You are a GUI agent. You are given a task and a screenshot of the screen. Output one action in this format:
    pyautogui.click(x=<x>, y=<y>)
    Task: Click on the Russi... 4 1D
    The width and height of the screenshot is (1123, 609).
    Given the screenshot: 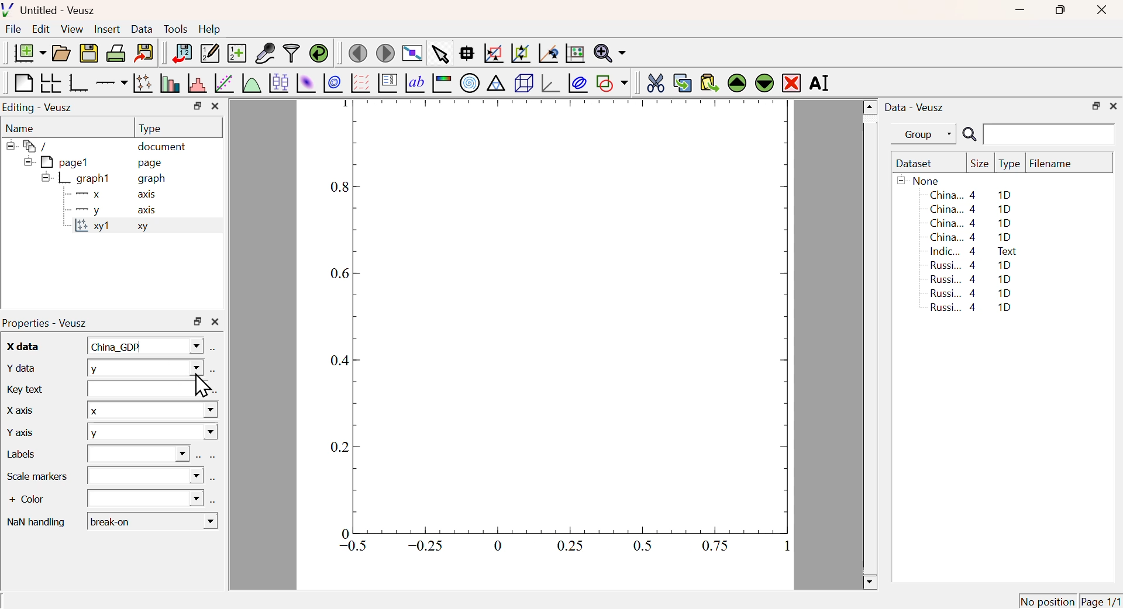 What is the action you would take?
    pyautogui.click(x=973, y=265)
    